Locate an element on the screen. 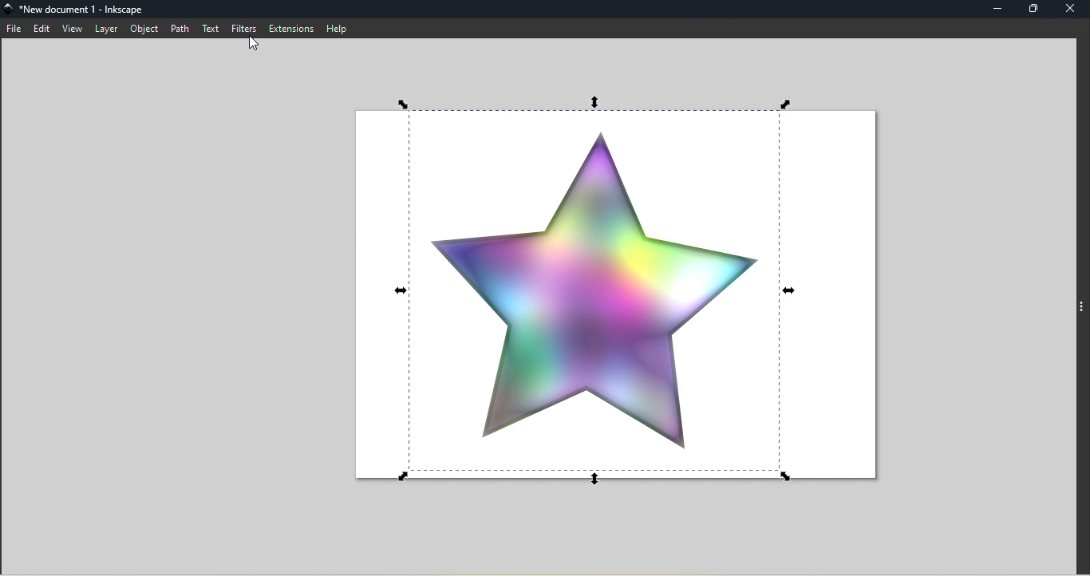 Image resolution: width=1090 pixels, height=576 pixels. Object is located at coordinates (144, 30).